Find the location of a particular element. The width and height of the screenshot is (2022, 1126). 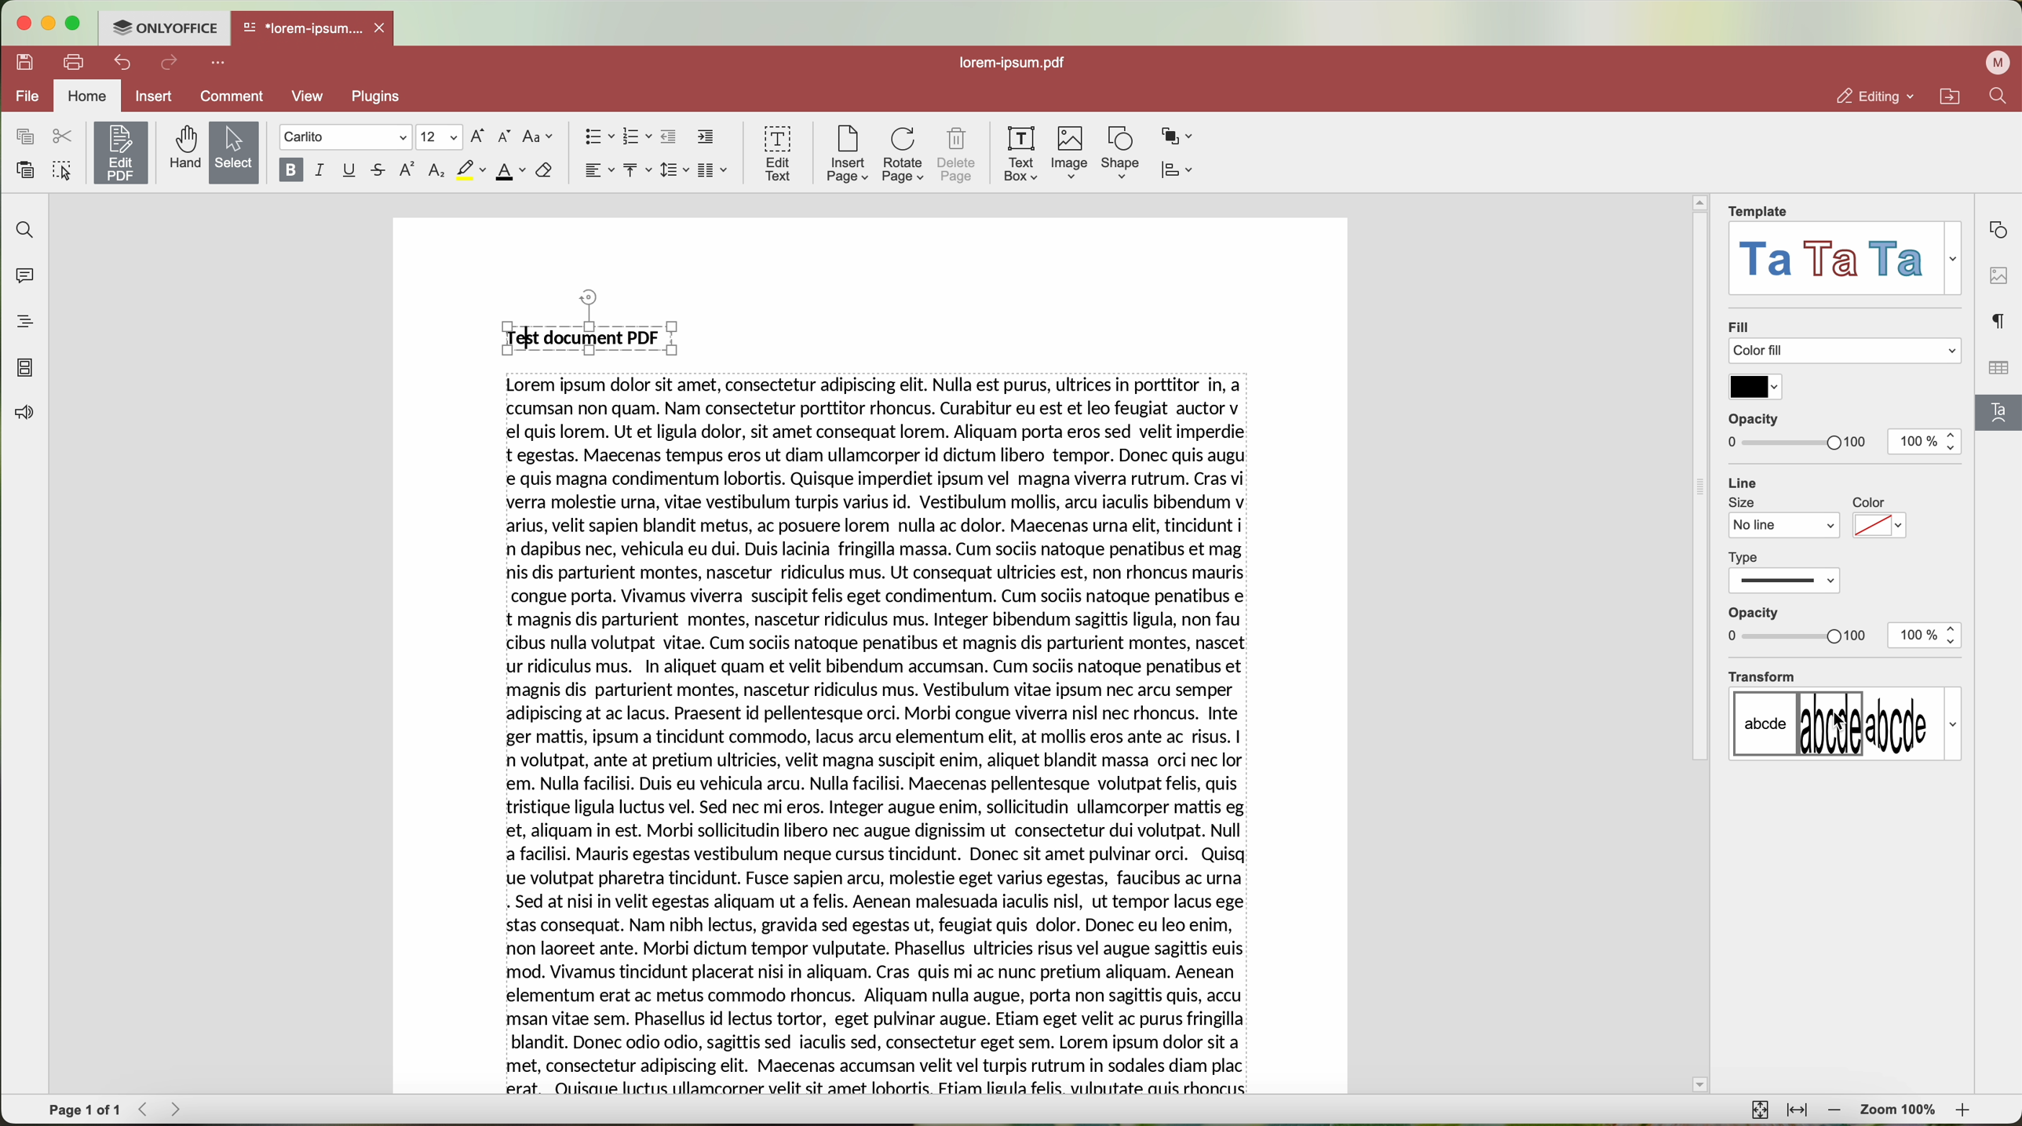

color is located at coordinates (1880, 519).